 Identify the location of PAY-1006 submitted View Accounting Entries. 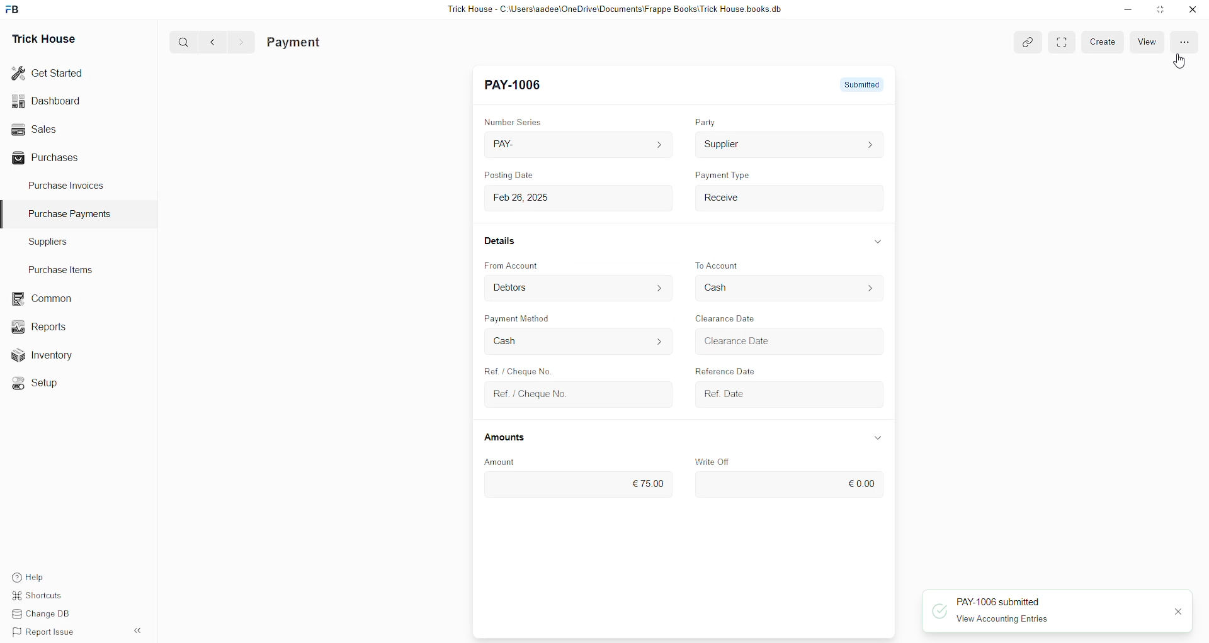
(998, 610).